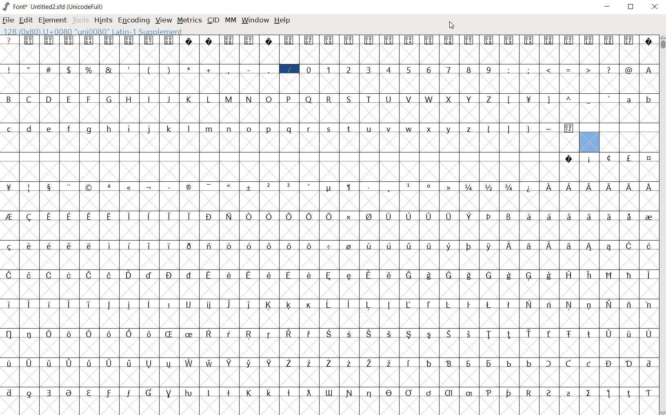 The height and width of the screenshot is (415, 666). What do you see at coordinates (509, 245) in the screenshot?
I see `glyph` at bounding box center [509, 245].